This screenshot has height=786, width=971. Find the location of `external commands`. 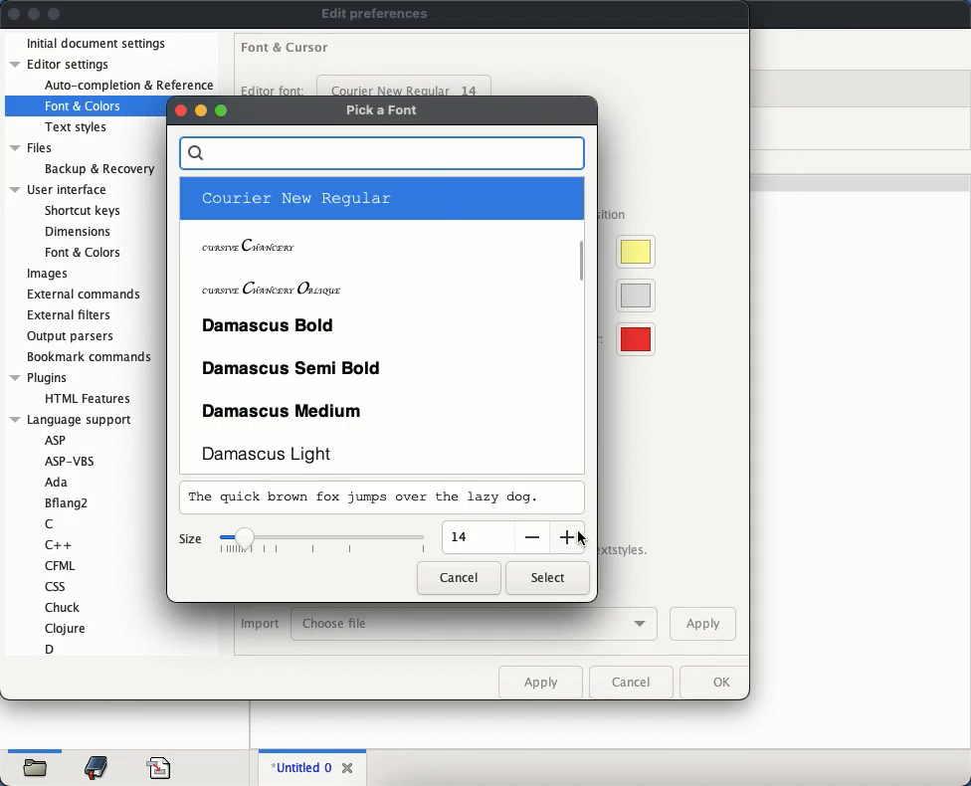

external commands is located at coordinates (87, 293).